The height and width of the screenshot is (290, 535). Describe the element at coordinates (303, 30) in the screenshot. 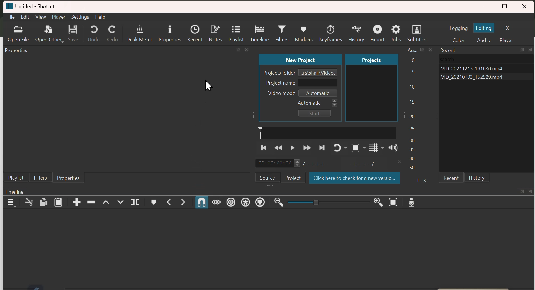

I see `Markers` at that location.